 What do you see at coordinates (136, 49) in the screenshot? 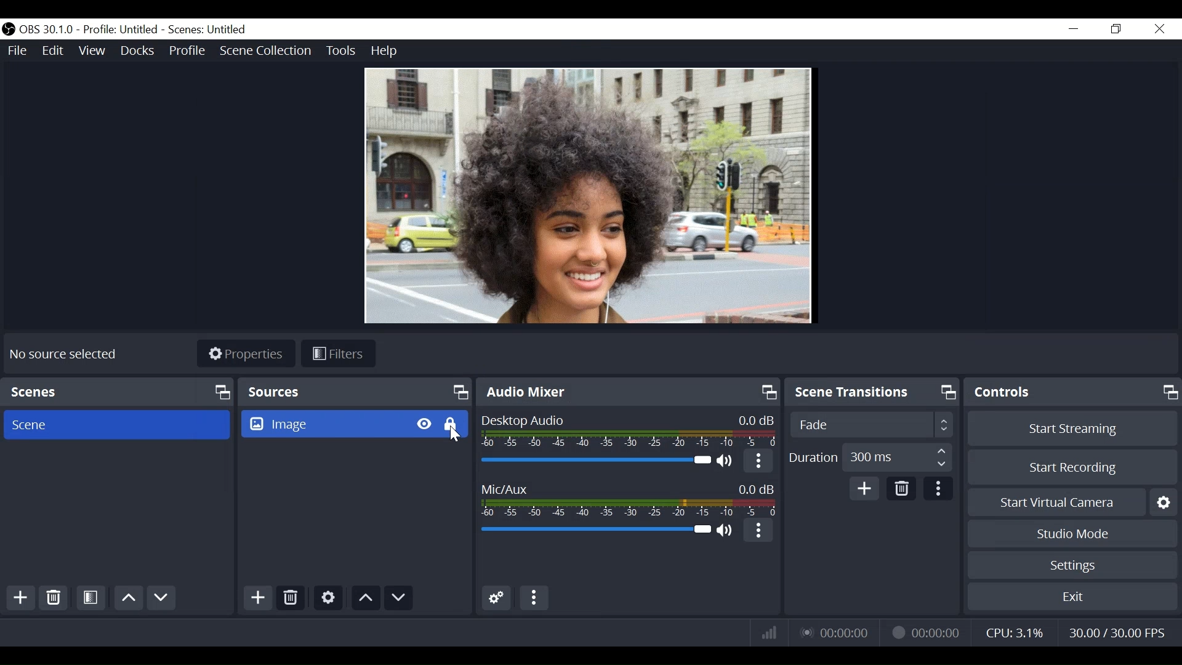
I see `Docks` at bounding box center [136, 49].